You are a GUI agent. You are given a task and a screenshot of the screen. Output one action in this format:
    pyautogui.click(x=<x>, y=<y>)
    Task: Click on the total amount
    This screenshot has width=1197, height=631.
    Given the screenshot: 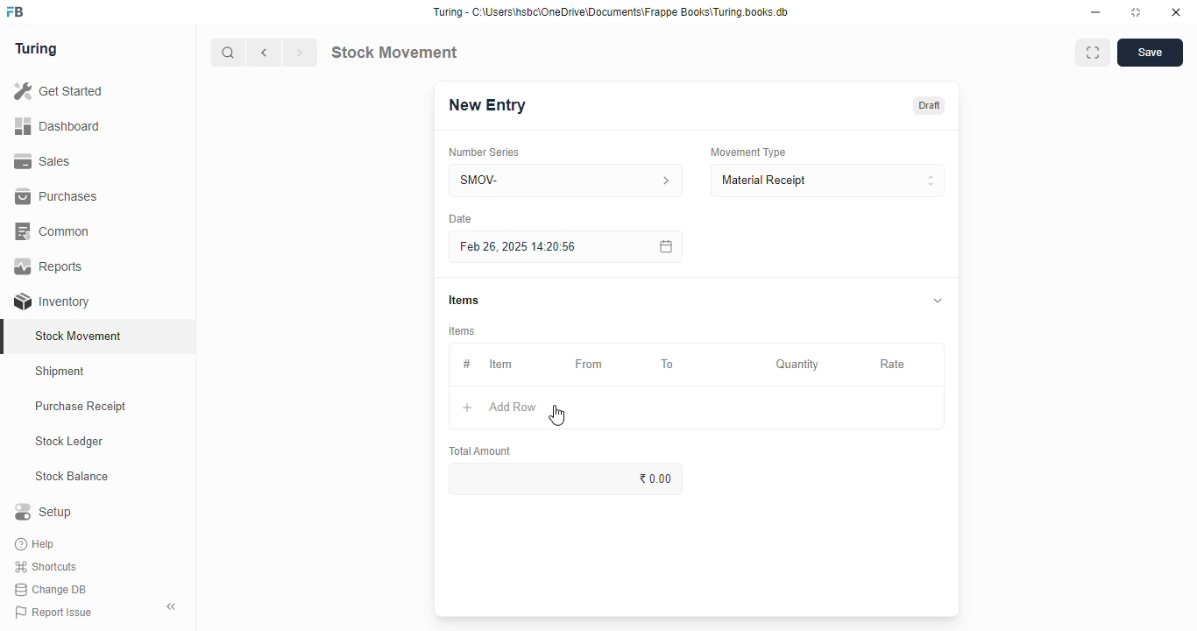 What is the action you would take?
    pyautogui.click(x=481, y=450)
    